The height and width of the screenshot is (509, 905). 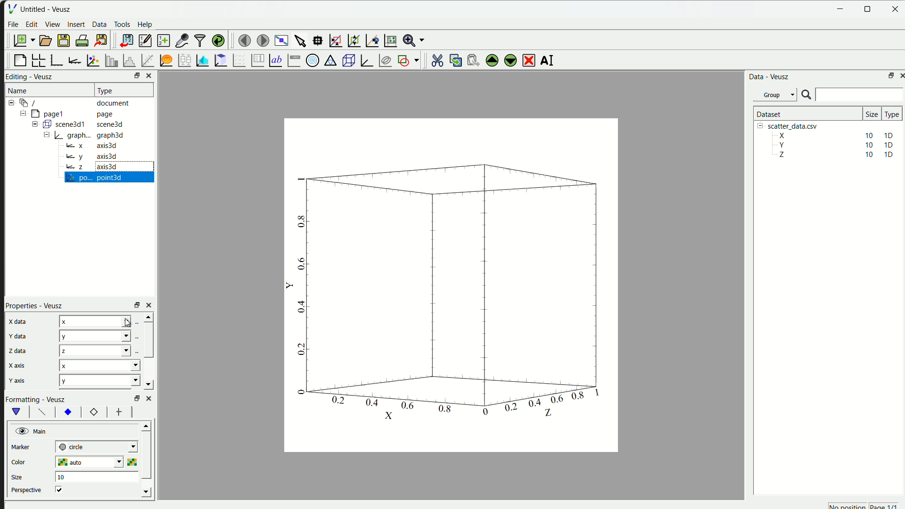 What do you see at coordinates (275, 61) in the screenshot?
I see `Text label` at bounding box center [275, 61].